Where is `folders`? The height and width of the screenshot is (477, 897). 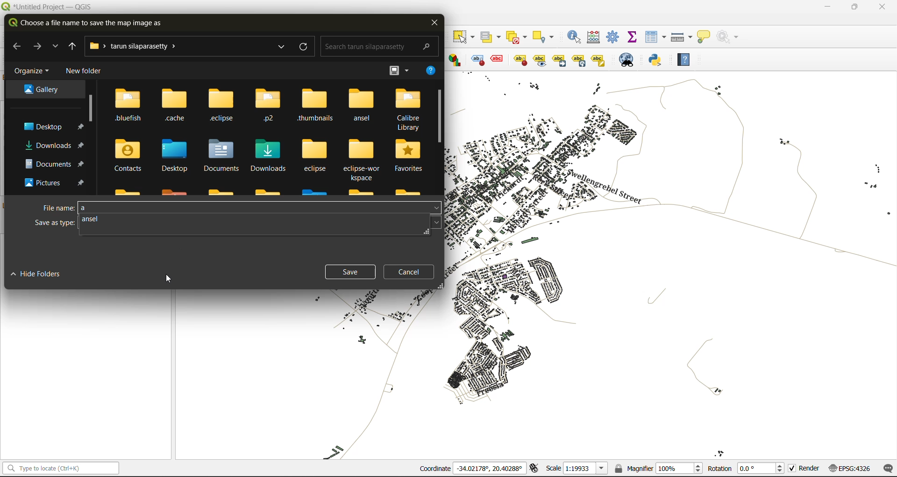 folders is located at coordinates (269, 140).